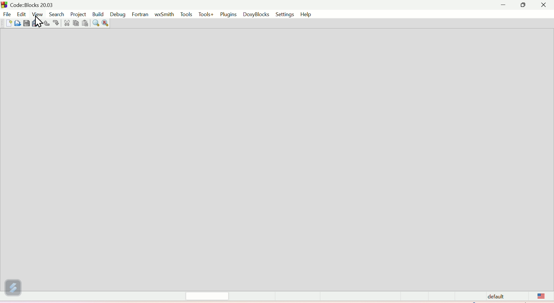  What do you see at coordinates (55, 14) in the screenshot?
I see `Search` at bounding box center [55, 14].